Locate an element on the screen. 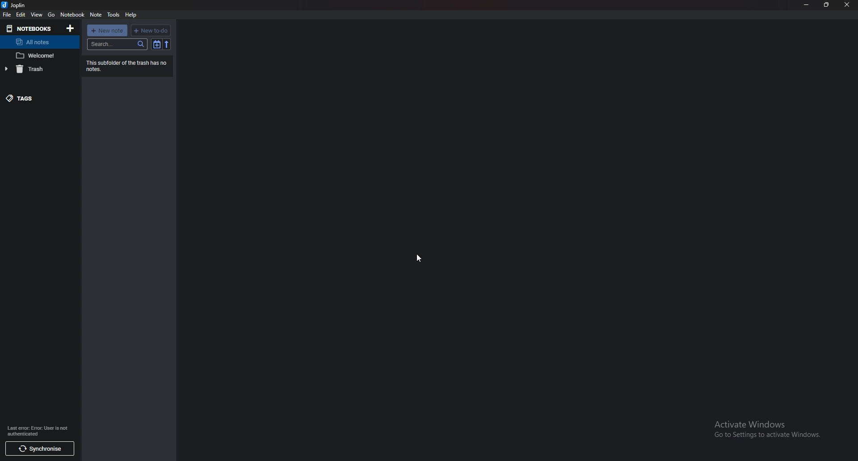 The image size is (858, 461). Last error Error: User is not authenticated is located at coordinates (37, 430).